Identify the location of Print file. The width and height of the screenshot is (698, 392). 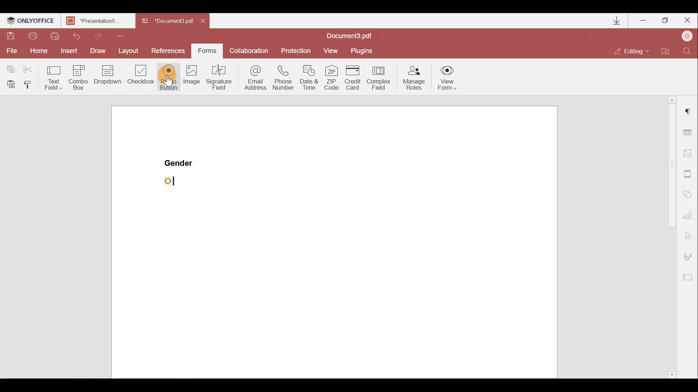
(33, 35).